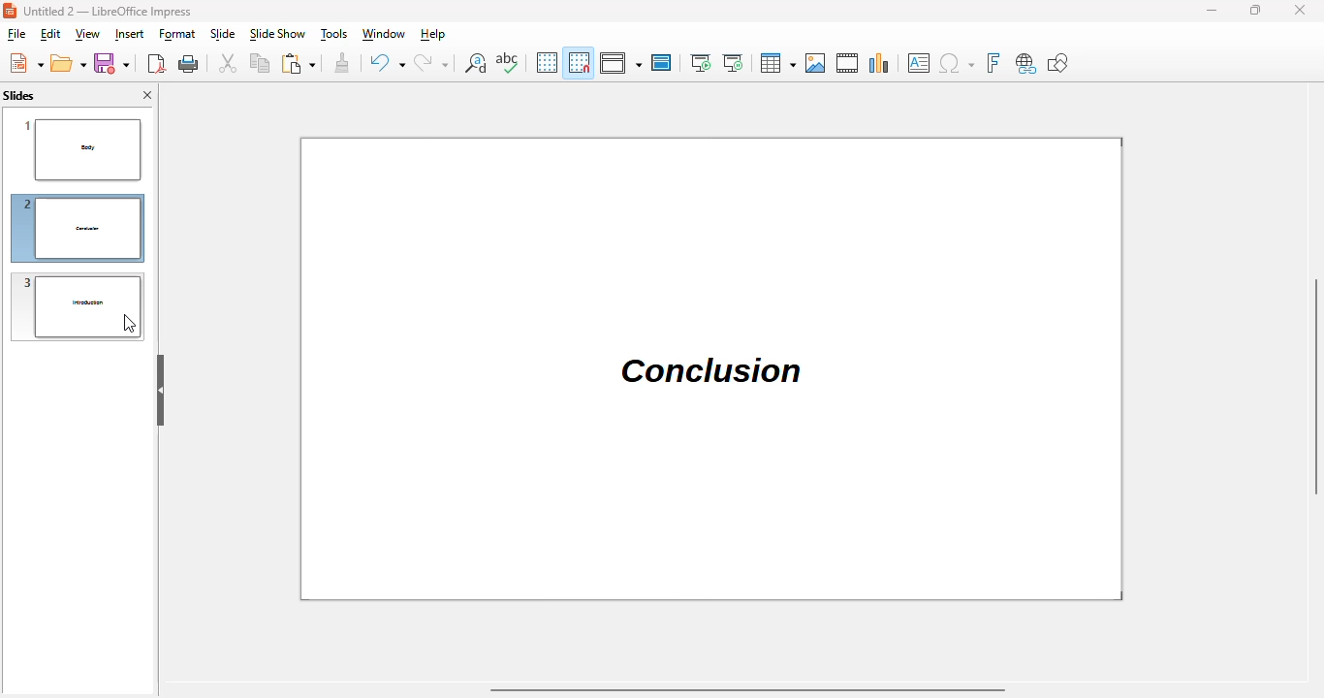 The height and width of the screenshot is (698, 1324). What do you see at coordinates (130, 34) in the screenshot?
I see `insert` at bounding box center [130, 34].